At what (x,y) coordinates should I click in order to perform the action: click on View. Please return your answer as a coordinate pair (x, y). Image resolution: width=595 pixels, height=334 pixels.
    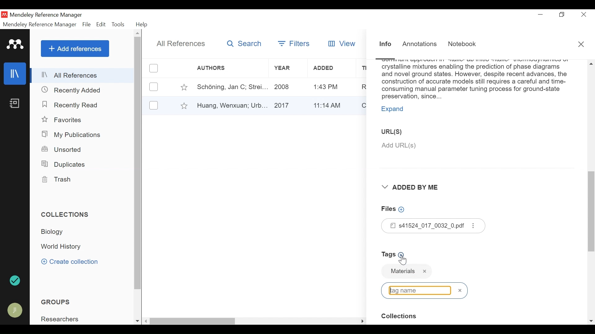
    Looking at the image, I should click on (342, 43).